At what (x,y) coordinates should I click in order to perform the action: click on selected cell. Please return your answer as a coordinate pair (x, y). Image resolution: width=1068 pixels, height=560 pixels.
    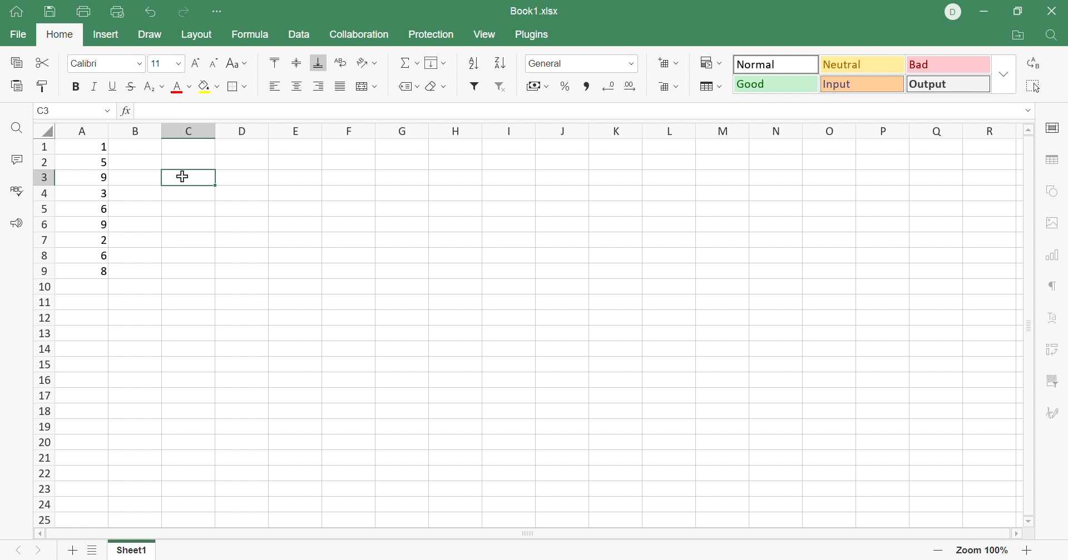
    Looking at the image, I should click on (189, 178).